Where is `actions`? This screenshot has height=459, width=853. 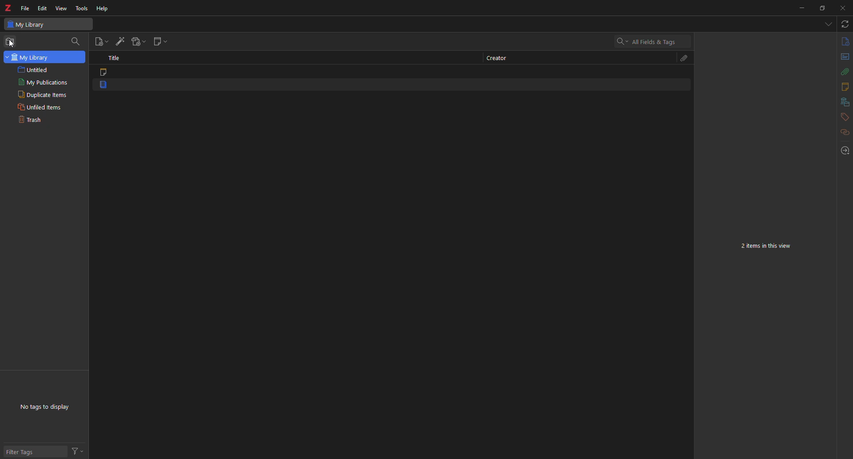
actions is located at coordinates (80, 450).